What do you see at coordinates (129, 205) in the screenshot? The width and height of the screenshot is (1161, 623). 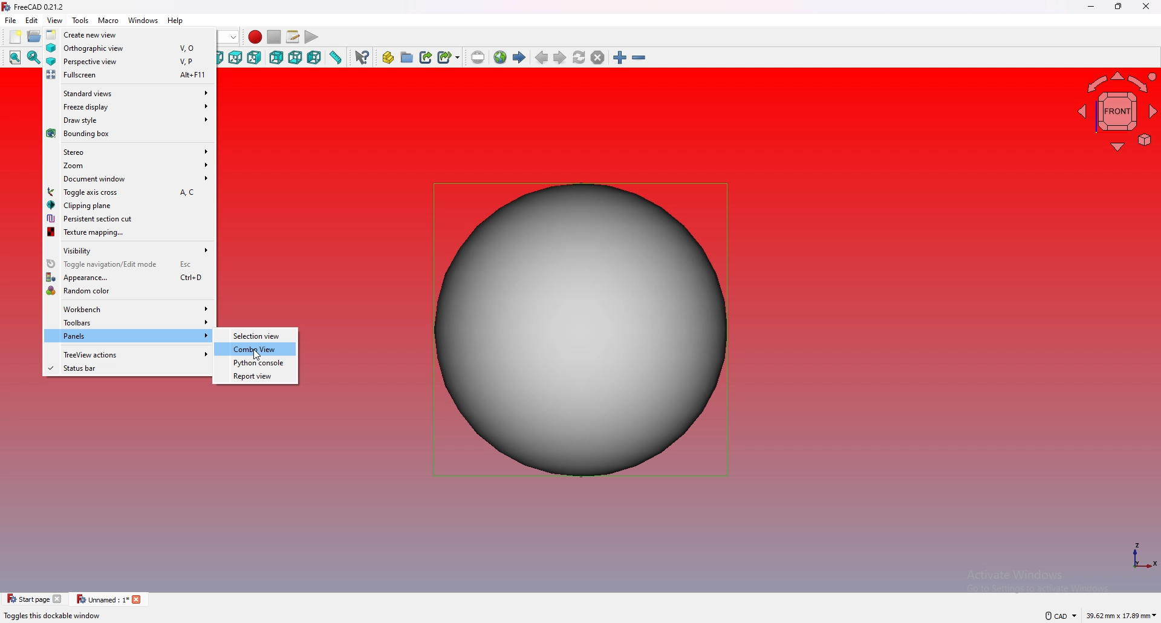 I see `clipping pane` at bounding box center [129, 205].